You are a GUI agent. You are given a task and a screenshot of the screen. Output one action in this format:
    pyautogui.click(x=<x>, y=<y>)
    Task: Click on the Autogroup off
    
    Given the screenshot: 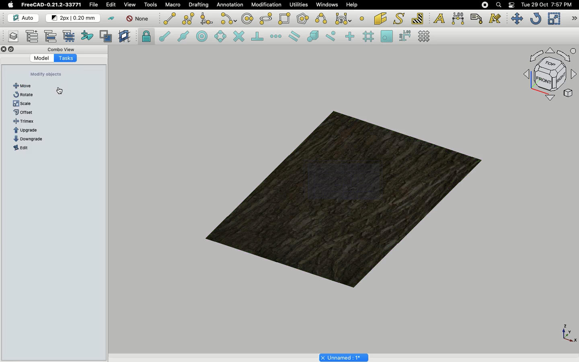 What is the action you would take?
    pyautogui.click(x=139, y=19)
    